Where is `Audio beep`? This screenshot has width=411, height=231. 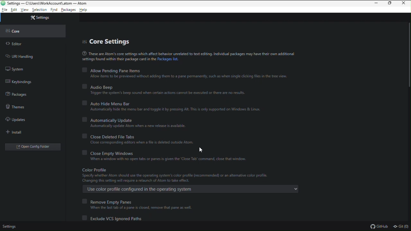
Audio beep is located at coordinates (167, 90).